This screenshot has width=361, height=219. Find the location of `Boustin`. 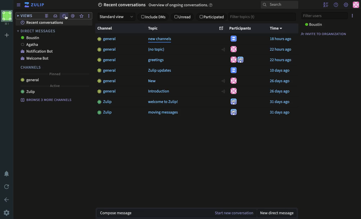

Boustin is located at coordinates (314, 25).